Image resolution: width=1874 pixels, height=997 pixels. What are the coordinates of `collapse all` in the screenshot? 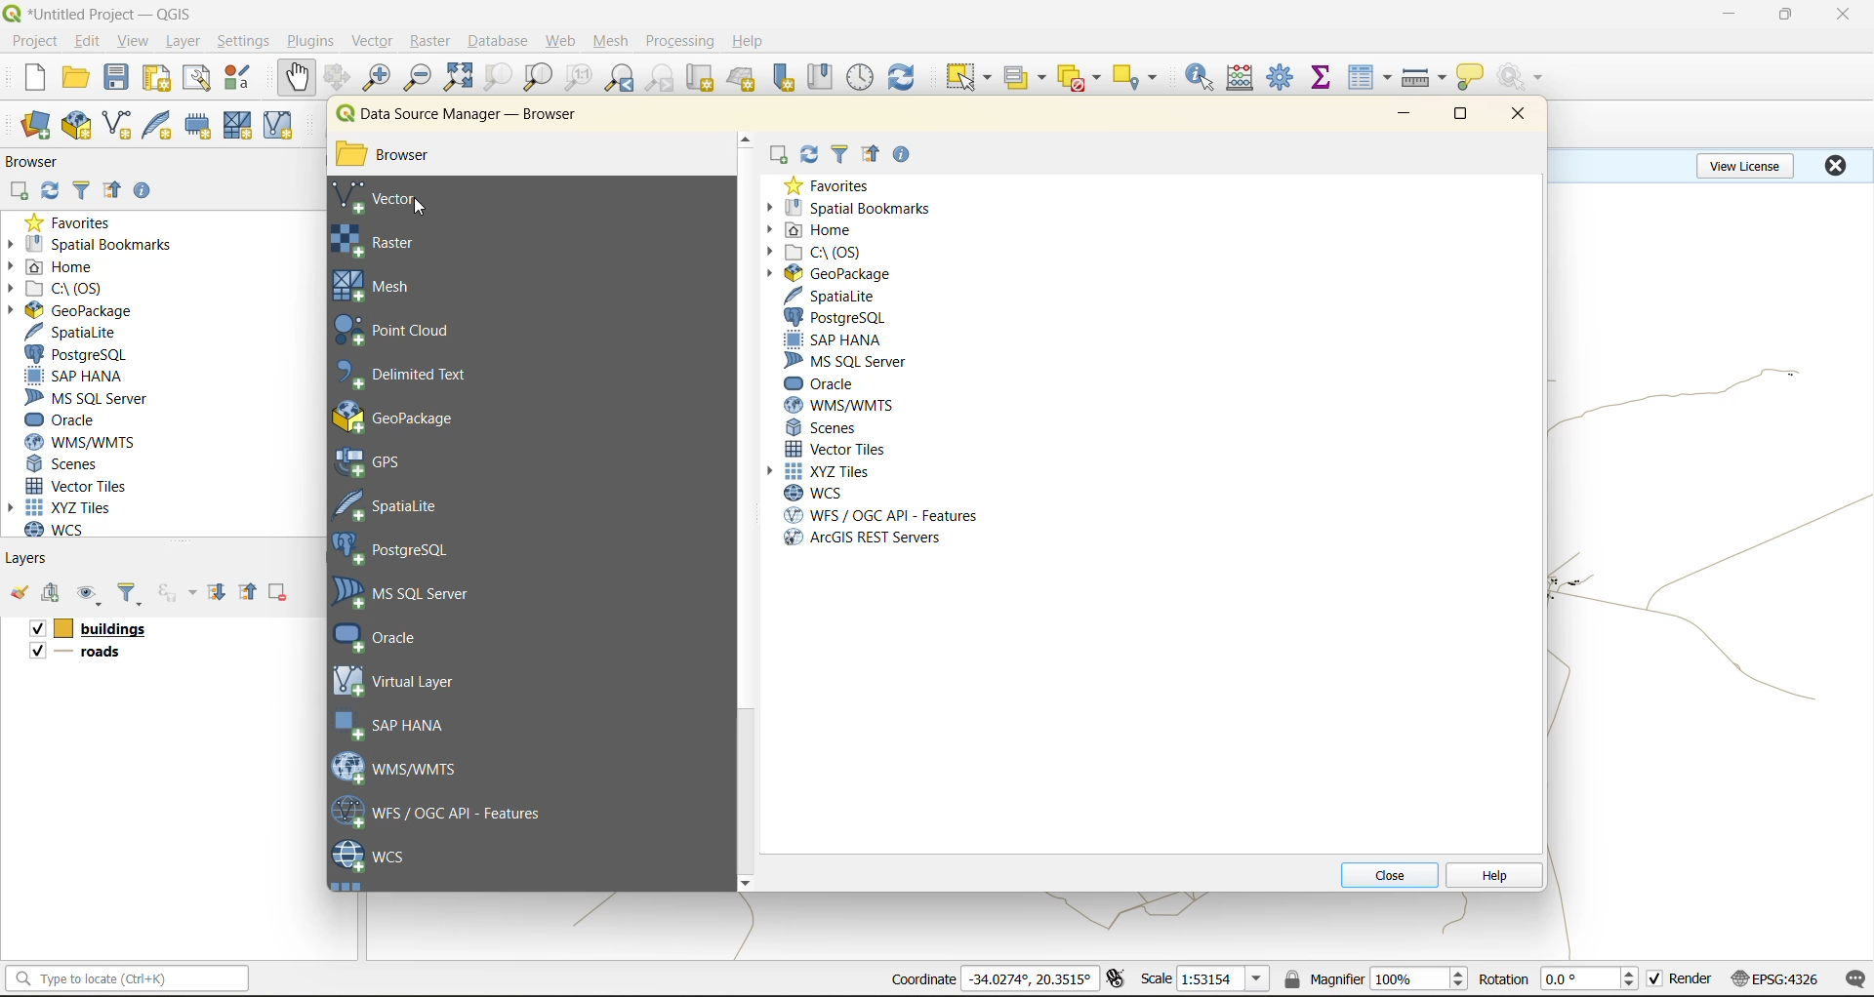 It's located at (251, 592).